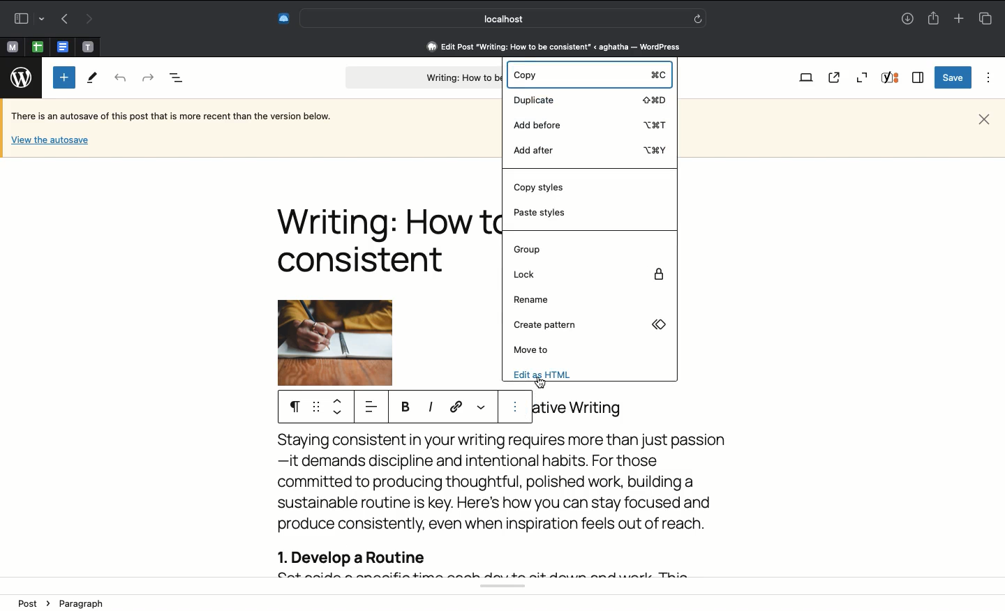 This screenshot has width=1005, height=611. What do you see at coordinates (935, 19) in the screenshot?
I see `Share` at bounding box center [935, 19].